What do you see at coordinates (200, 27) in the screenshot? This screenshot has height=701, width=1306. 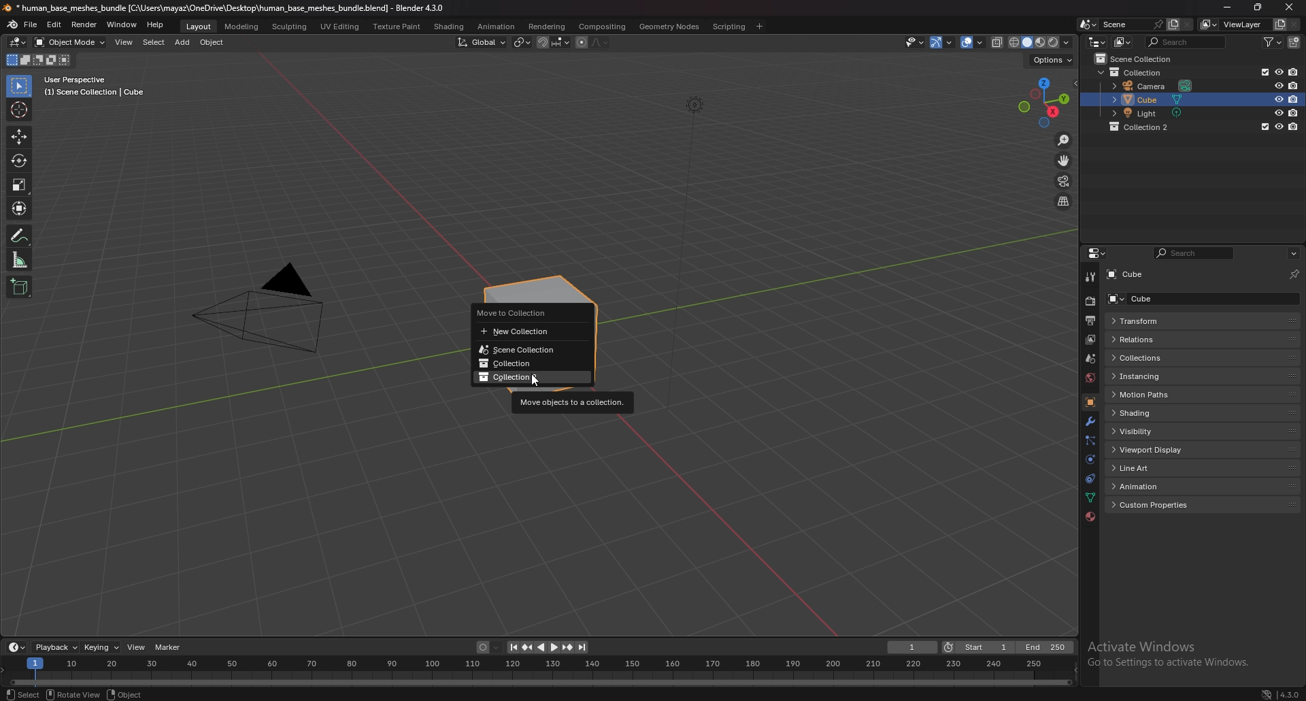 I see `layout` at bounding box center [200, 27].